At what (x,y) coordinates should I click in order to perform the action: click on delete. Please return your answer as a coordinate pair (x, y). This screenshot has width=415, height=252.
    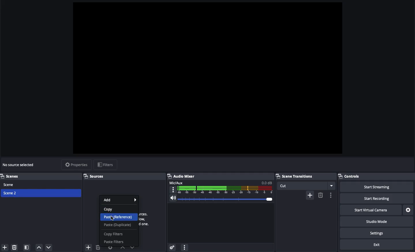
    Looking at the image, I should click on (320, 195).